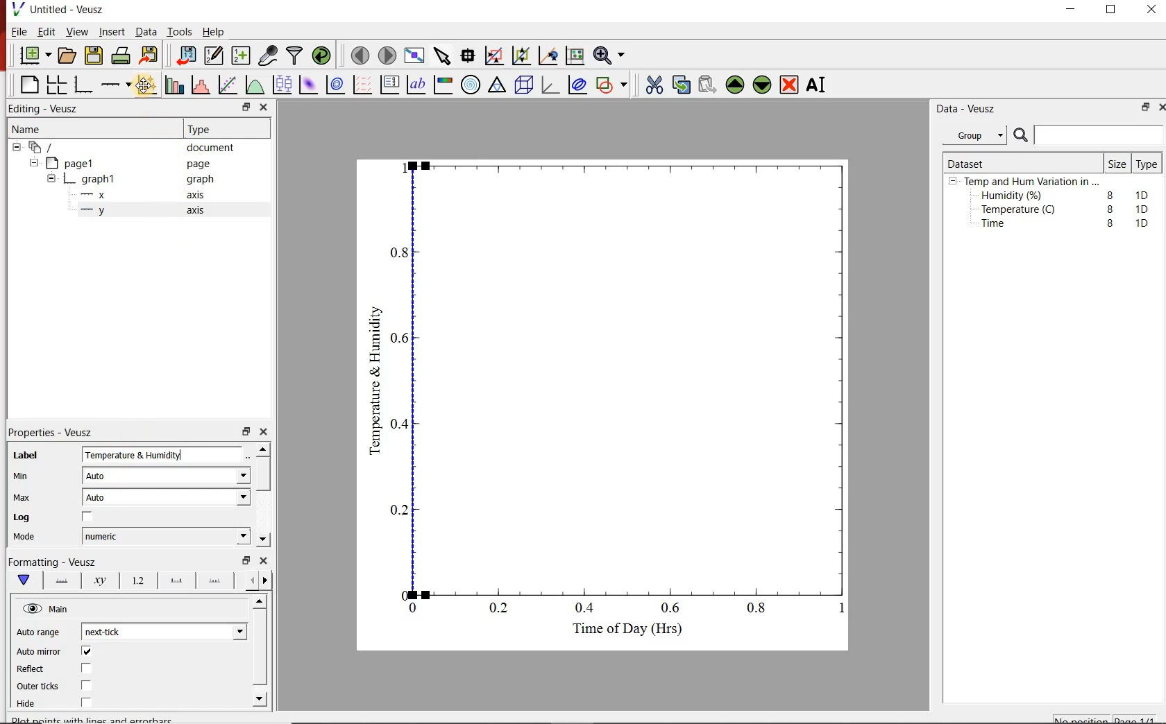 Image resolution: width=1166 pixels, height=724 pixels. Describe the element at coordinates (176, 580) in the screenshot. I see `major ticks` at that location.